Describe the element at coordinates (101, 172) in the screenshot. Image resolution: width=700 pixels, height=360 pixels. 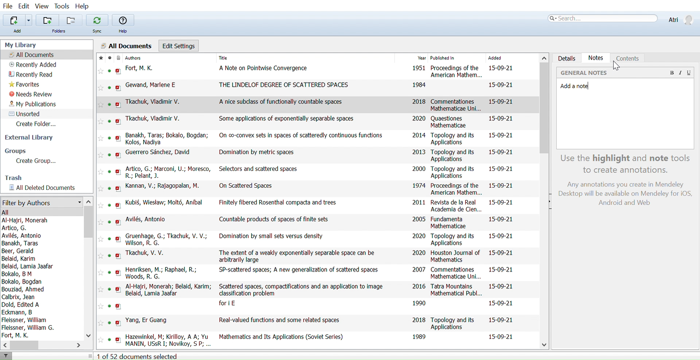
I see `Add this reference to favorites` at that location.